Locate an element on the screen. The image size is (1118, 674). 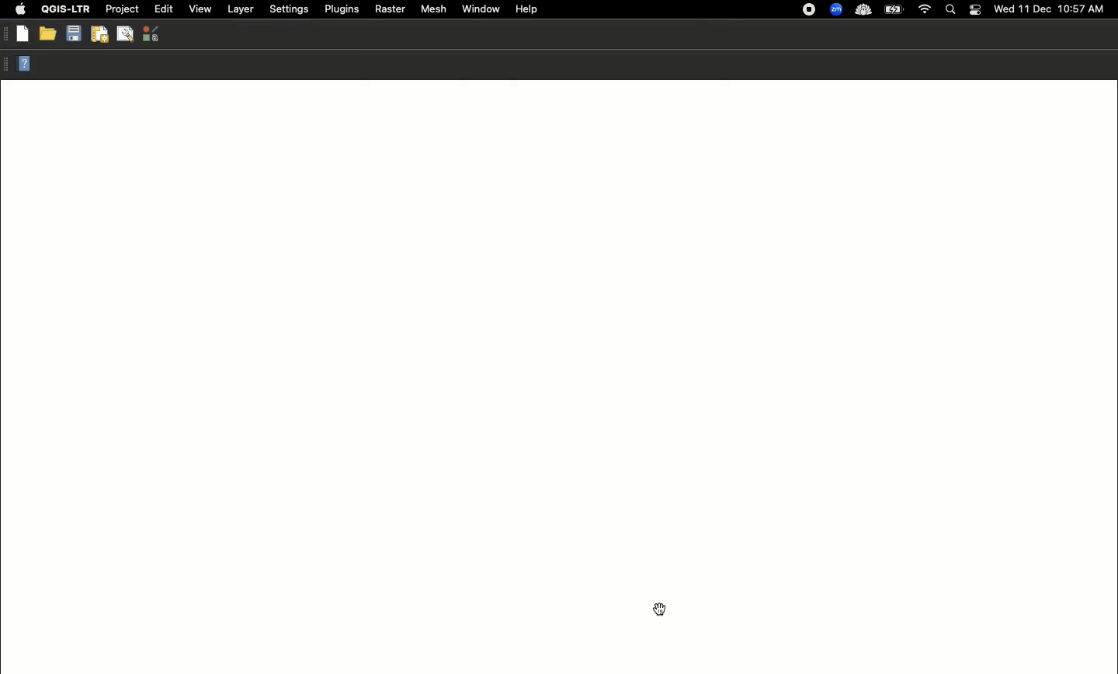
Window is located at coordinates (480, 9).